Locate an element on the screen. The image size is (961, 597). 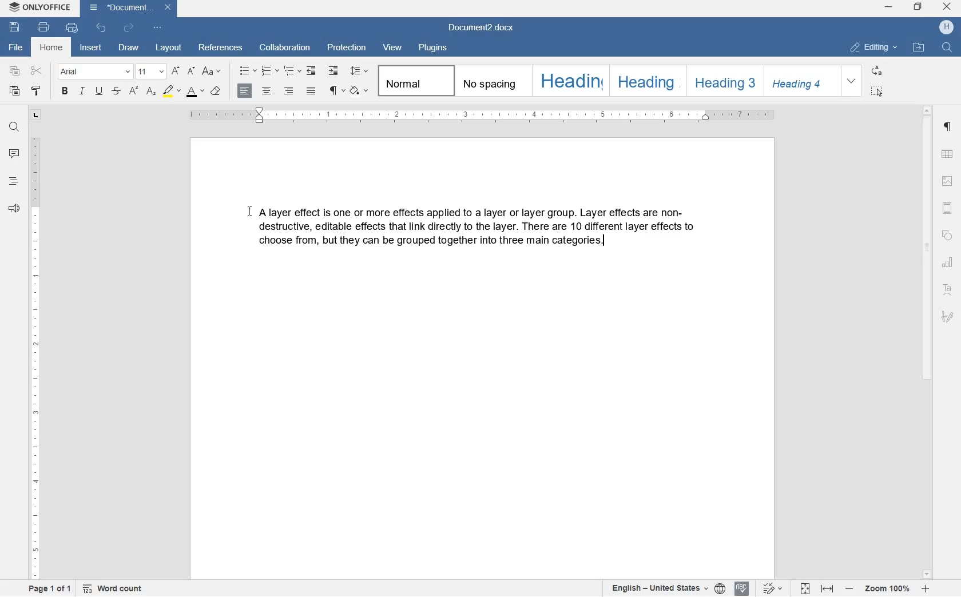
insert is located at coordinates (92, 47).